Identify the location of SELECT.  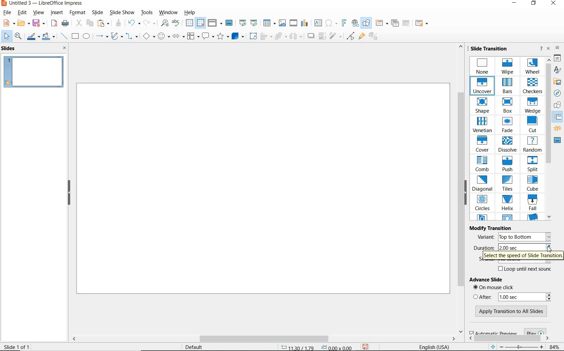
(5, 36).